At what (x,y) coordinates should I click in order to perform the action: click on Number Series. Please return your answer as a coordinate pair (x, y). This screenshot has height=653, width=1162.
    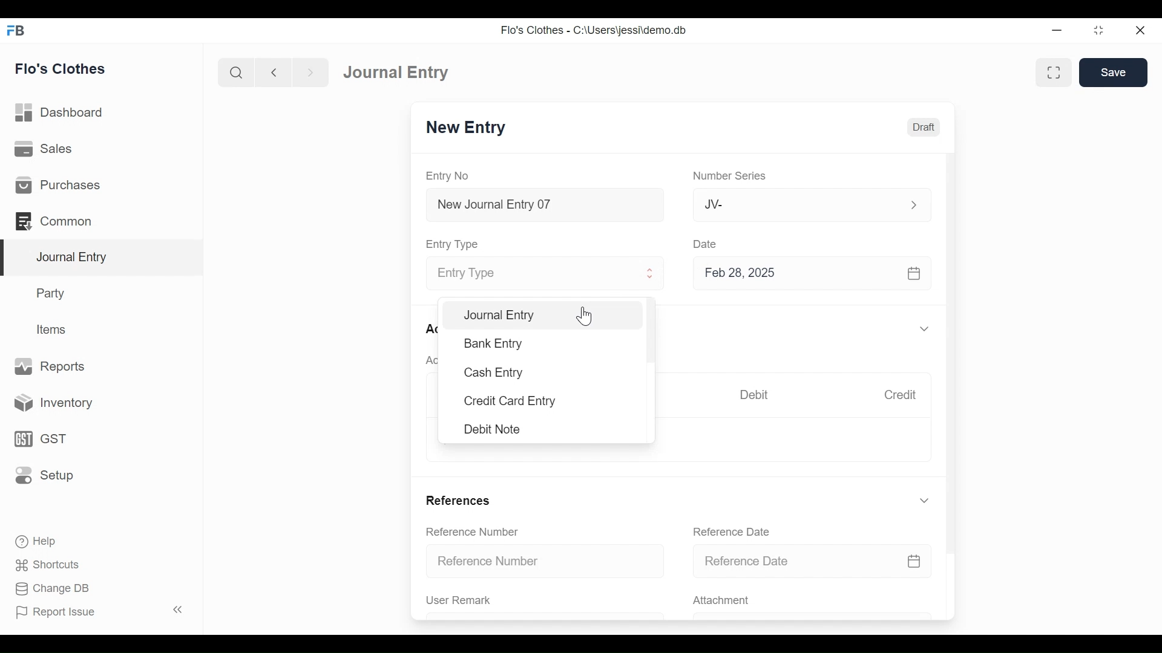
    Looking at the image, I should click on (730, 176).